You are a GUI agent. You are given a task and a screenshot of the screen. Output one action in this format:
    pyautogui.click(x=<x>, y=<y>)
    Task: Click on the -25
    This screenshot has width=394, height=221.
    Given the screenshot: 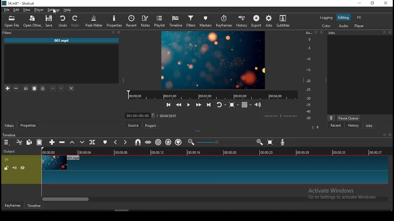 What is the action you would take?
    pyautogui.click(x=308, y=90)
    